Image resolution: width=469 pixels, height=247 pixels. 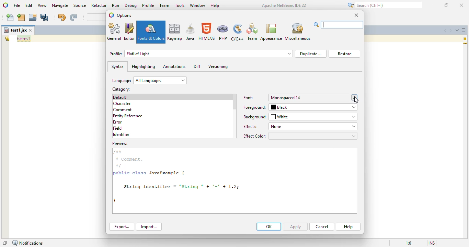 What do you see at coordinates (284, 5) in the screenshot?
I see `Apache NetBeans IDE 22` at bounding box center [284, 5].